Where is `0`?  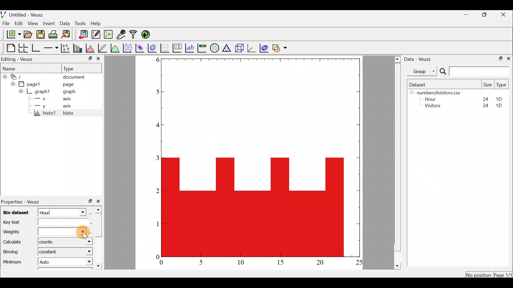
0 is located at coordinates (165, 263).